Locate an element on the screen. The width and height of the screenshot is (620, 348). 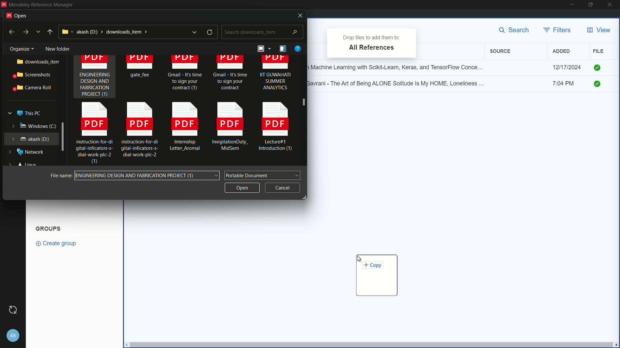
up to is located at coordinates (50, 32).